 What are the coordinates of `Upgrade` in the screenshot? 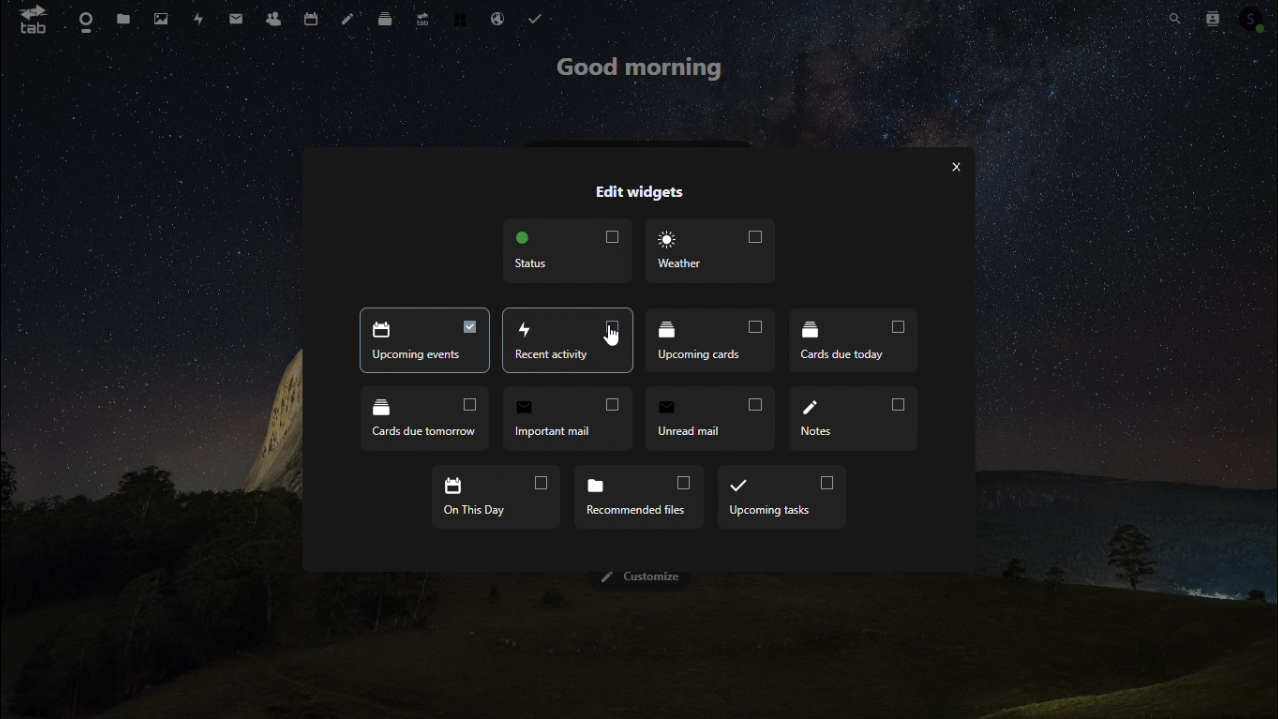 It's located at (423, 16).